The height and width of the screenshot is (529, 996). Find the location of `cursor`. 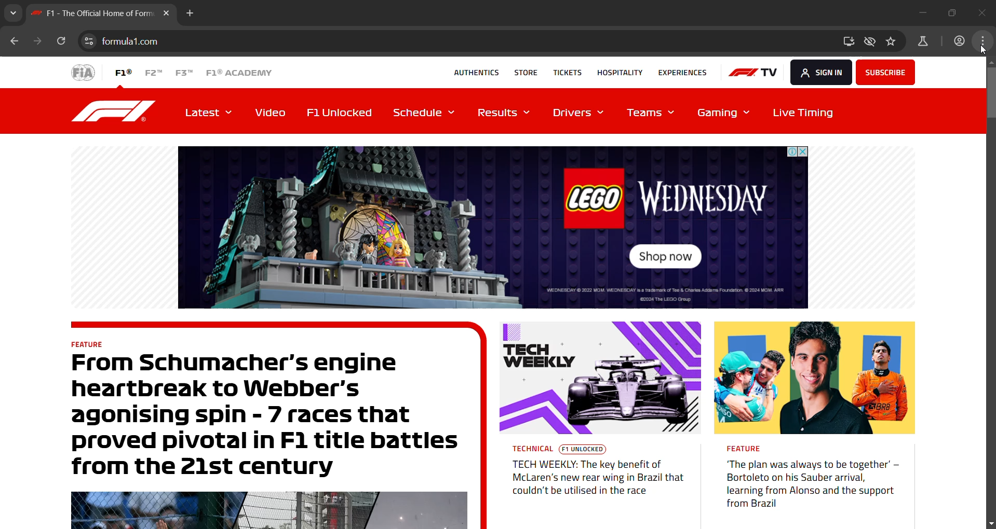

cursor is located at coordinates (980, 51).